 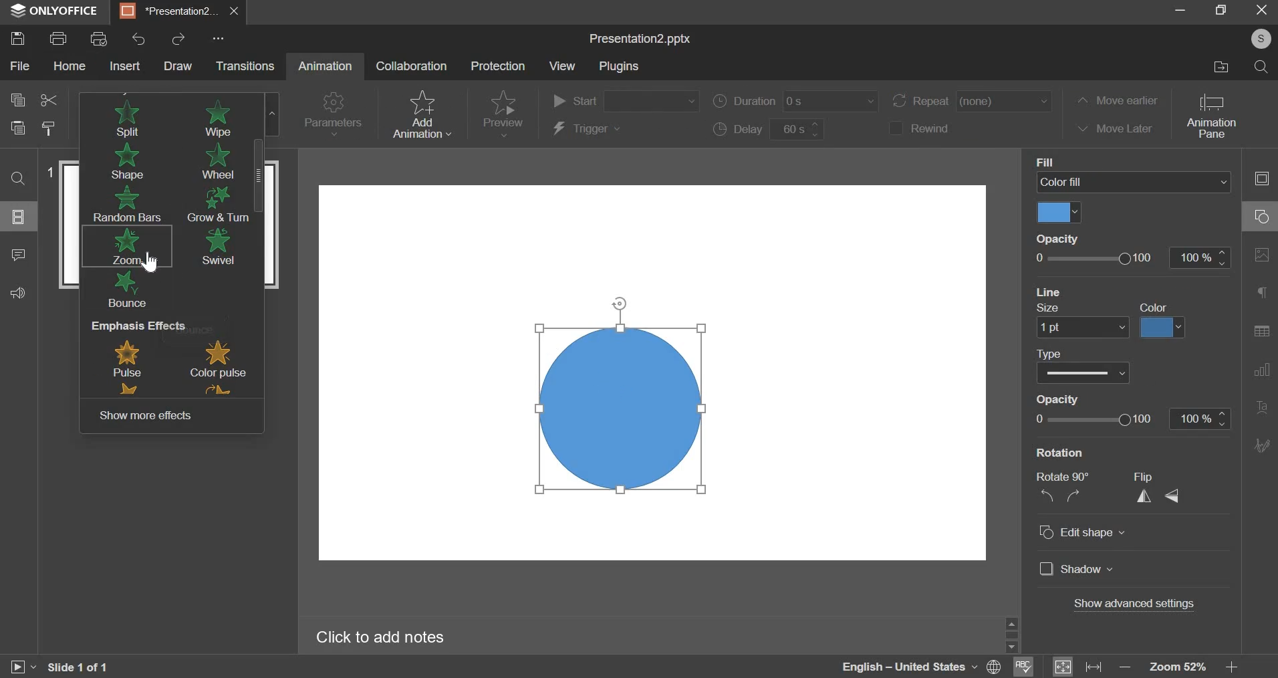 I want to click on ©, so click(x=1257, y=39).